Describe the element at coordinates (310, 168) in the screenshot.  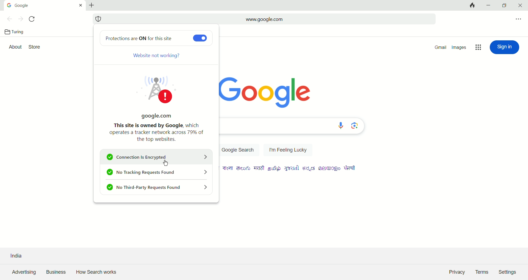
I see `language` at that location.